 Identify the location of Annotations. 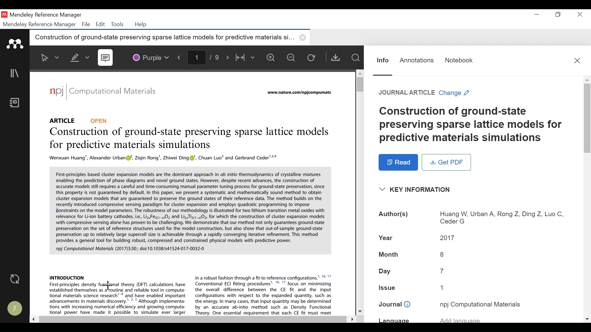
(417, 60).